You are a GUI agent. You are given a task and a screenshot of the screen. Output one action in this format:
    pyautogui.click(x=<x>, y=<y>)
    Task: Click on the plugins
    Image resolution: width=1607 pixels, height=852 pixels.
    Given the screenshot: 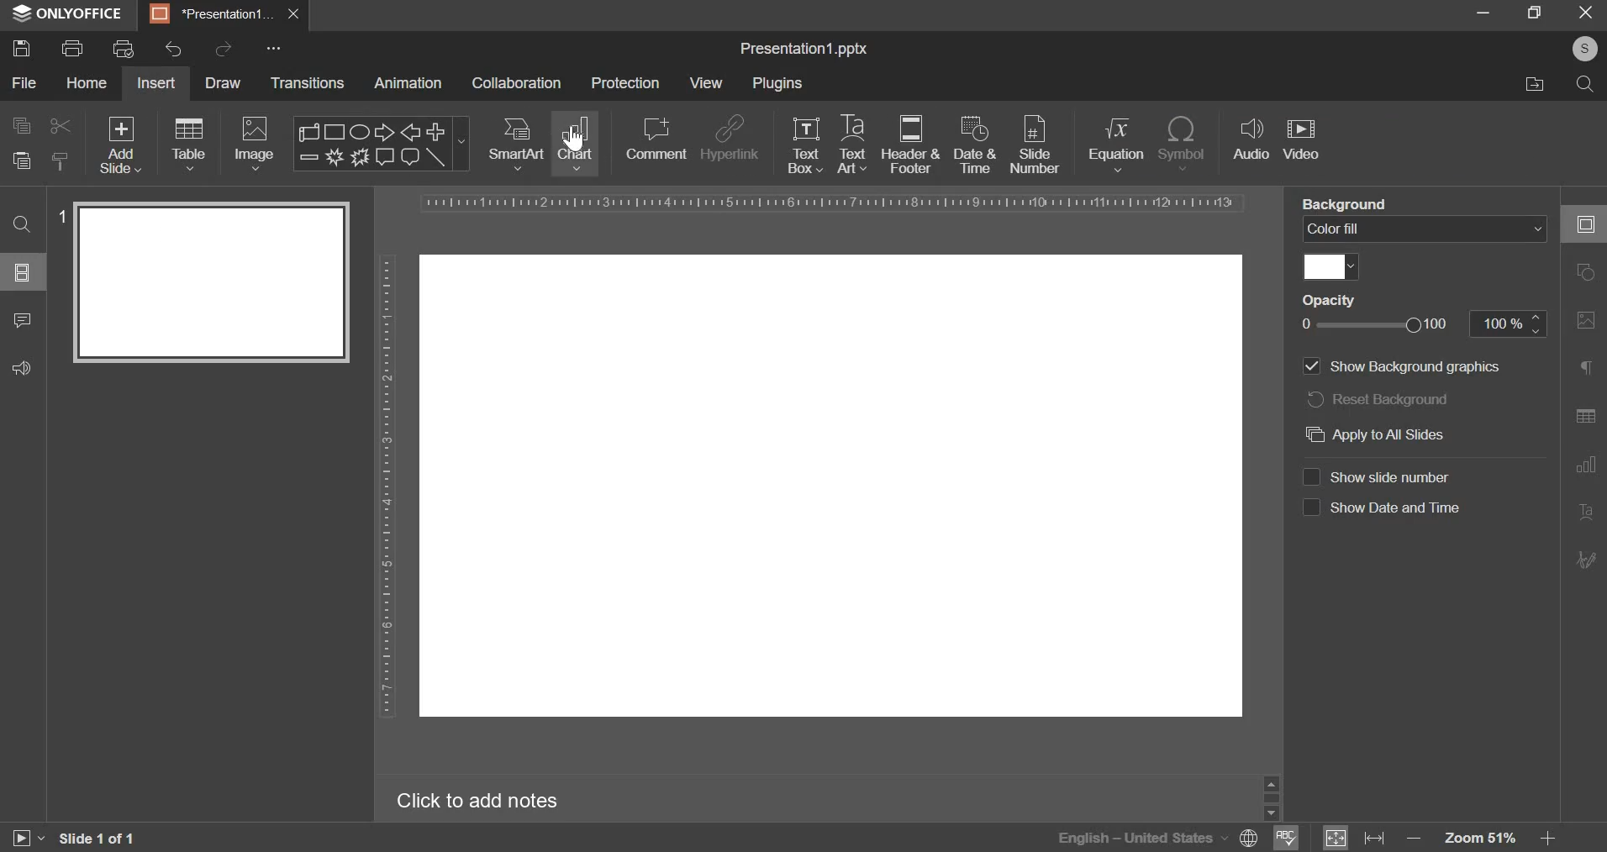 What is the action you would take?
    pyautogui.click(x=778, y=82)
    